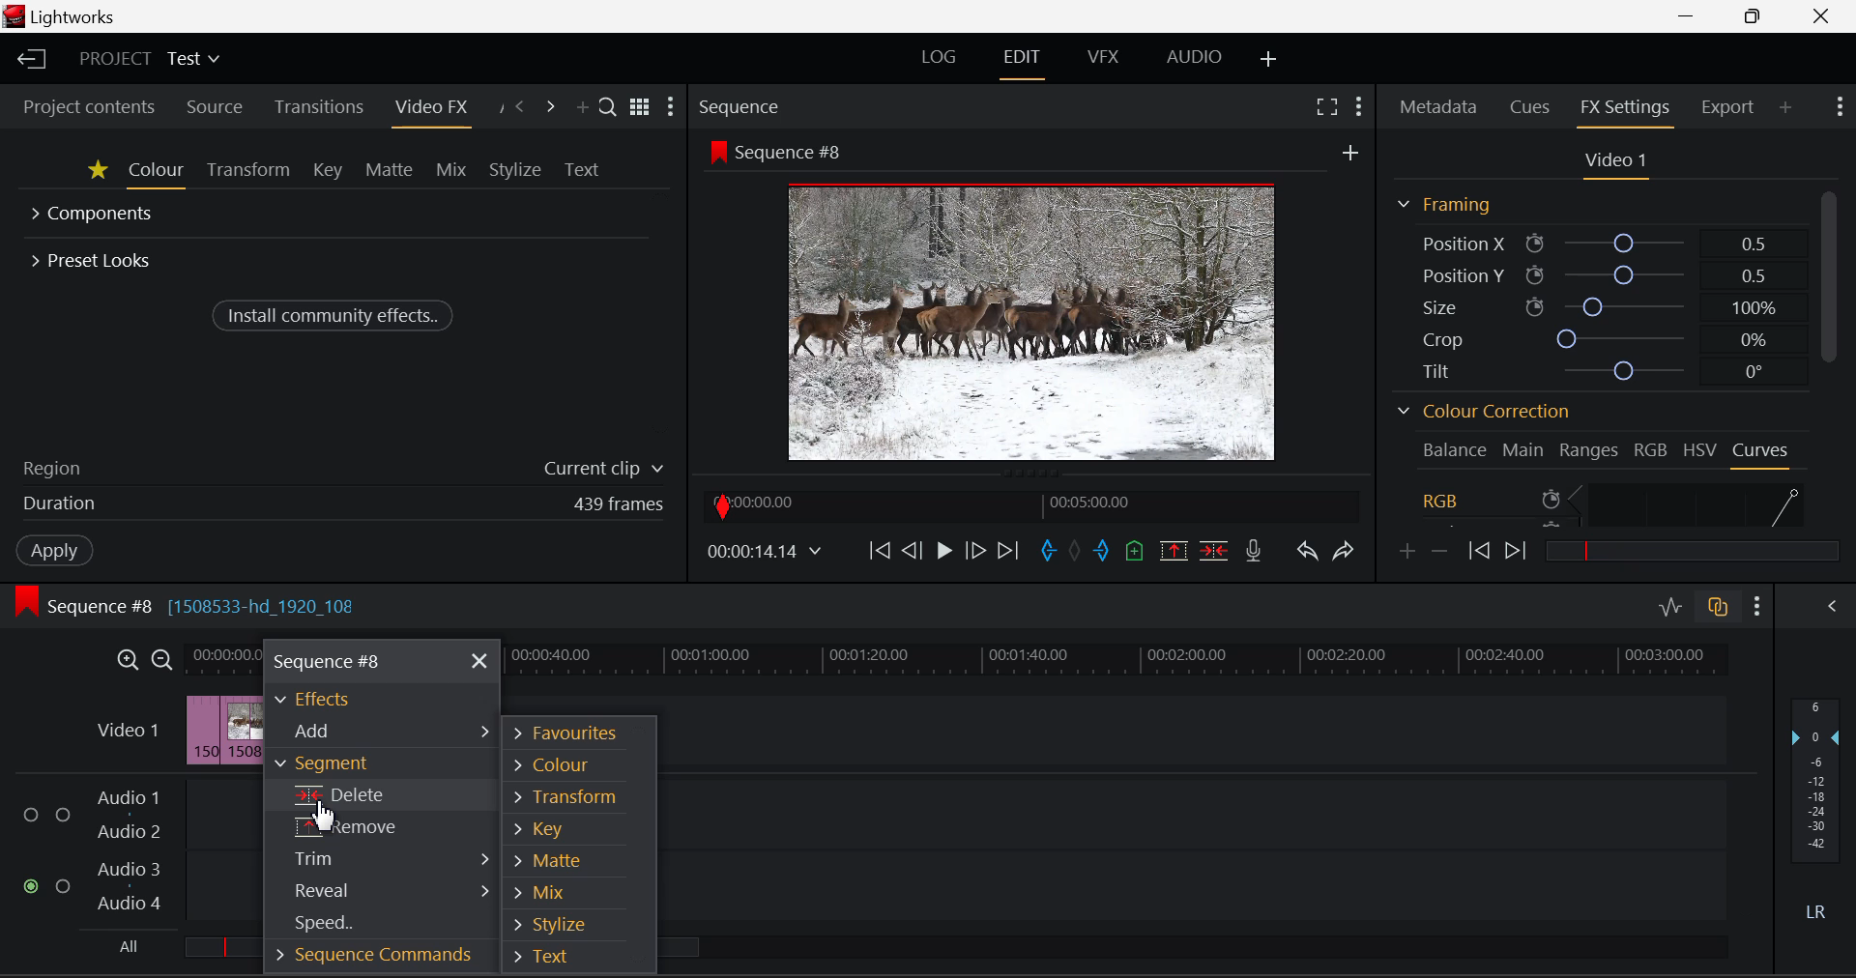 This screenshot has height=978, width=1856. Describe the element at coordinates (1405, 553) in the screenshot. I see `Add keyframe` at that location.